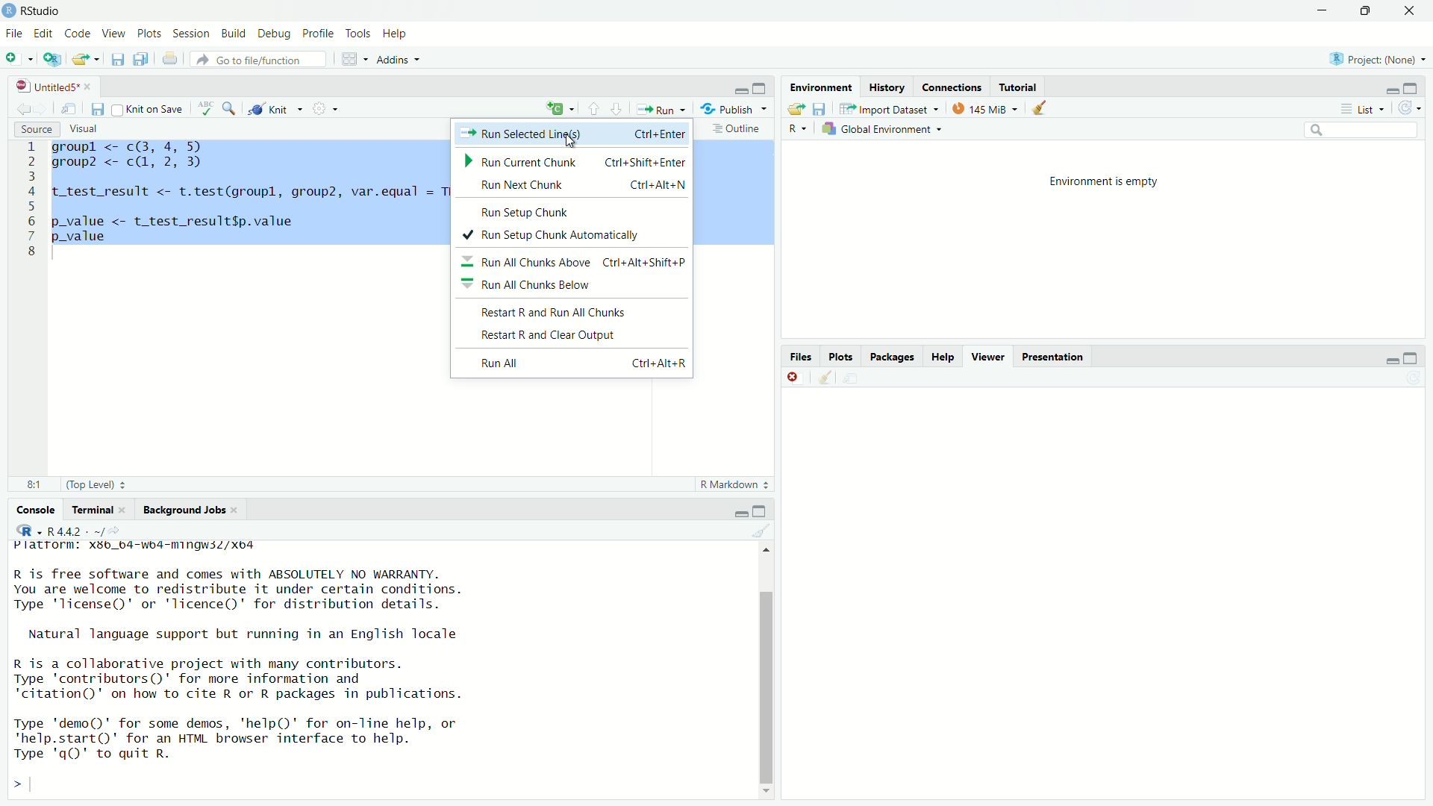 Image resolution: width=1433 pixels, height=806 pixels. What do you see at coordinates (152, 107) in the screenshot?
I see `Knit on Save` at bounding box center [152, 107].